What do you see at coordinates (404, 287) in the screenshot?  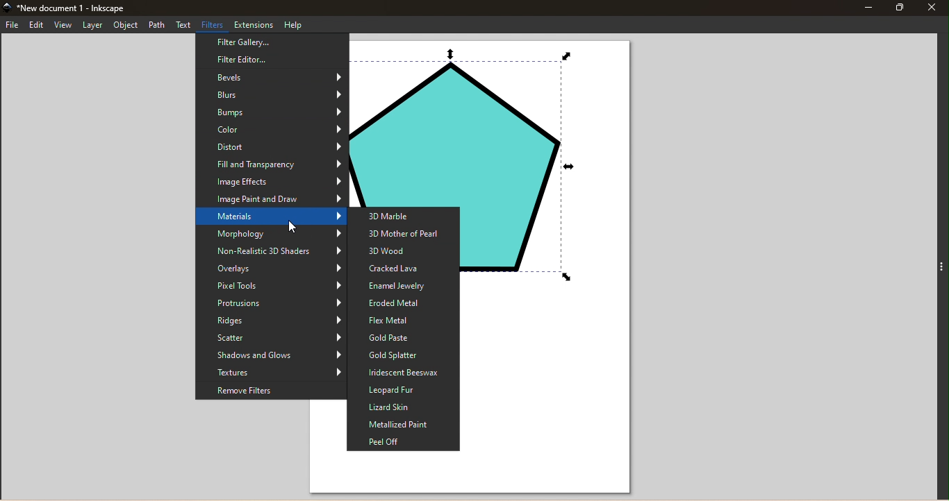 I see `Enamel Jewelry` at bounding box center [404, 287].